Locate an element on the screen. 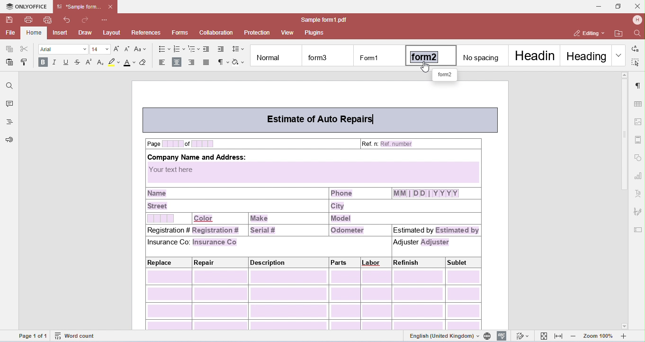 Image resolution: width=645 pixels, height=342 pixels. feedback and support is located at coordinates (10, 140).